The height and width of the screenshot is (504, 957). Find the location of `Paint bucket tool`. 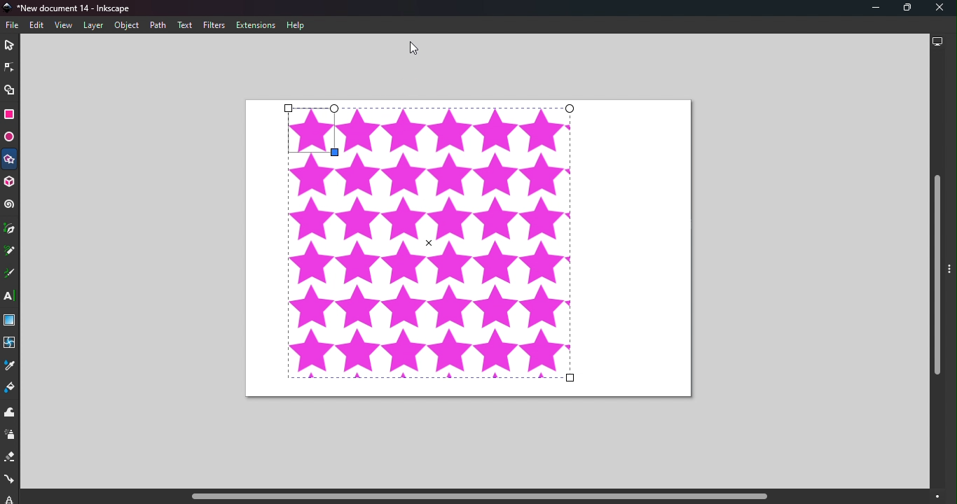

Paint bucket tool is located at coordinates (11, 389).